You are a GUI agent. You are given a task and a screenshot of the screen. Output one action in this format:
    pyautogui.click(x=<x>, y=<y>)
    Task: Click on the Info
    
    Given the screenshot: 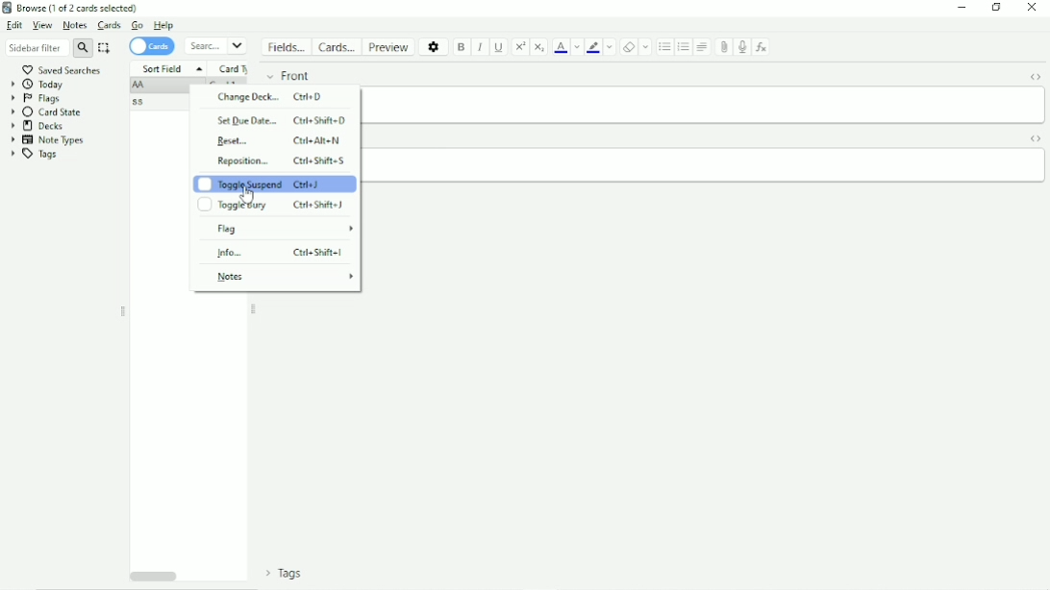 What is the action you would take?
    pyautogui.click(x=282, y=252)
    